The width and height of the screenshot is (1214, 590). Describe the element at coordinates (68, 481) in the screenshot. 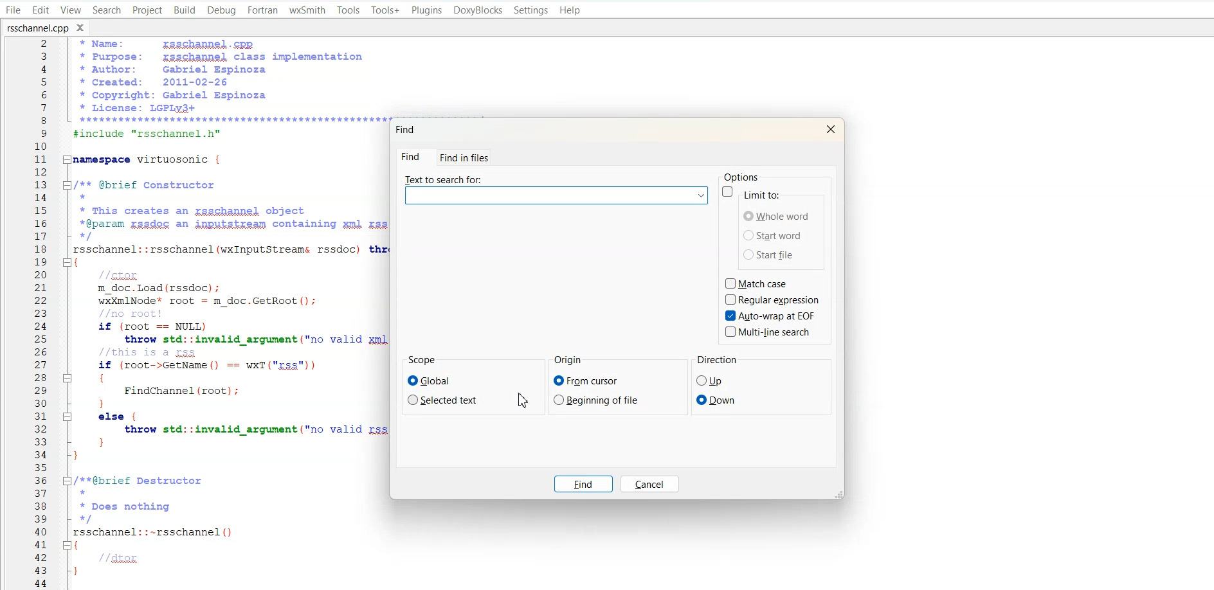

I see `Collapse` at that location.